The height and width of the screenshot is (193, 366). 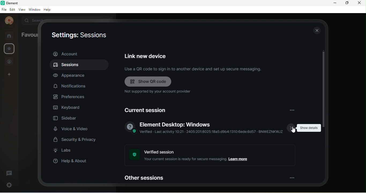 What do you see at coordinates (160, 151) in the screenshot?
I see `verified session` at bounding box center [160, 151].